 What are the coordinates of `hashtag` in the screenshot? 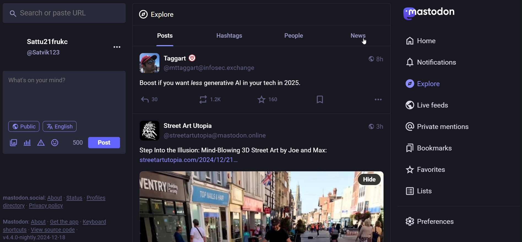 It's located at (230, 35).